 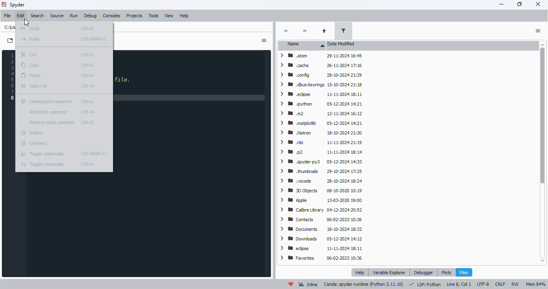 What do you see at coordinates (31, 65) in the screenshot?
I see `copy` at bounding box center [31, 65].